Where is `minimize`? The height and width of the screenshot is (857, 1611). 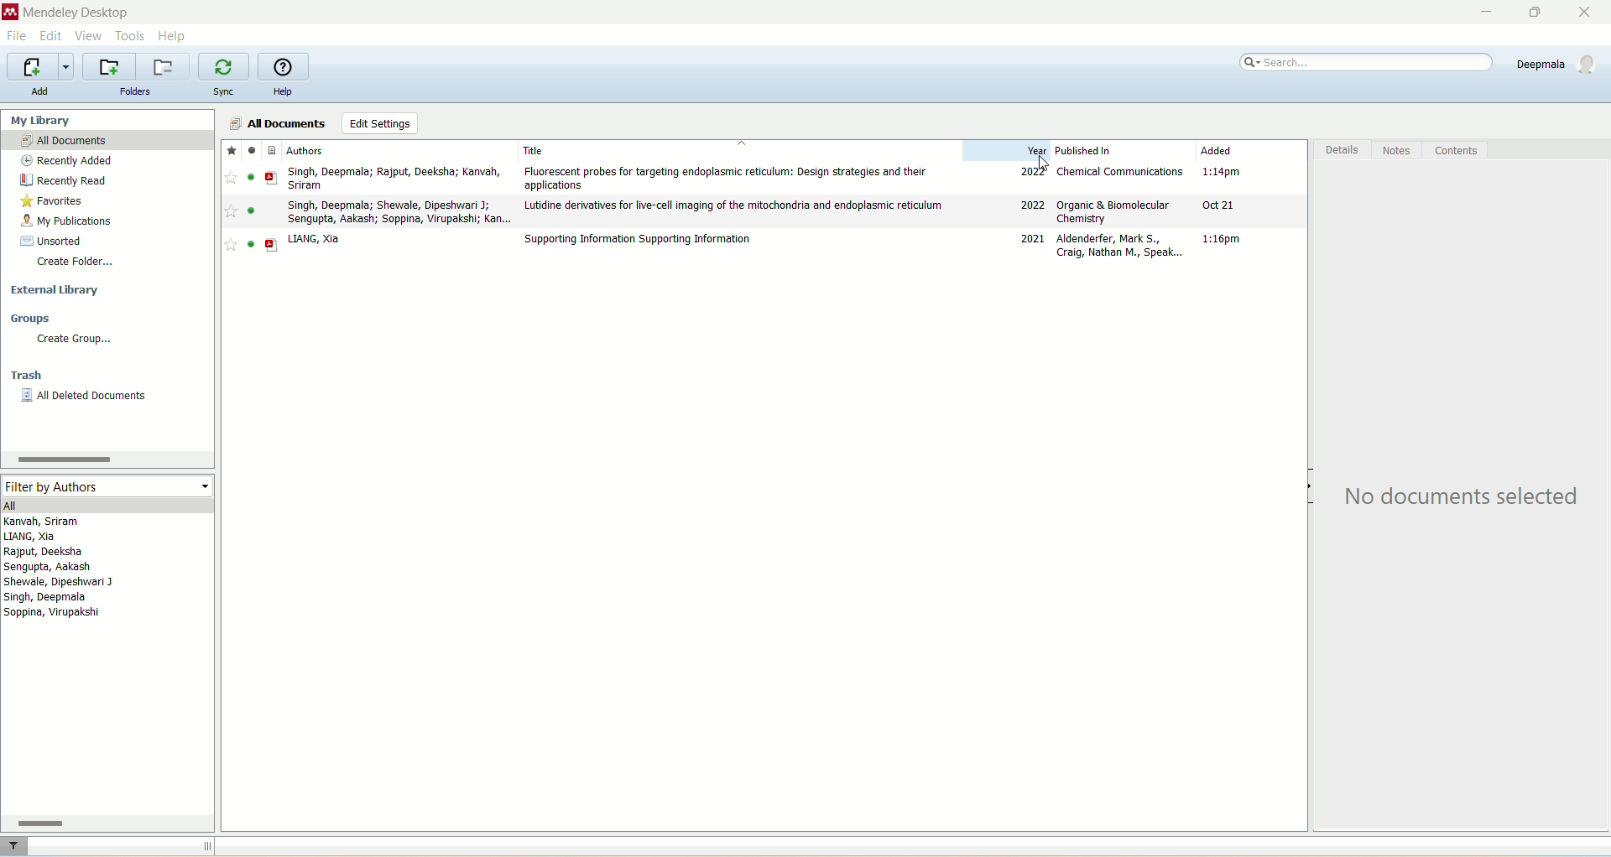
minimize is located at coordinates (1489, 11).